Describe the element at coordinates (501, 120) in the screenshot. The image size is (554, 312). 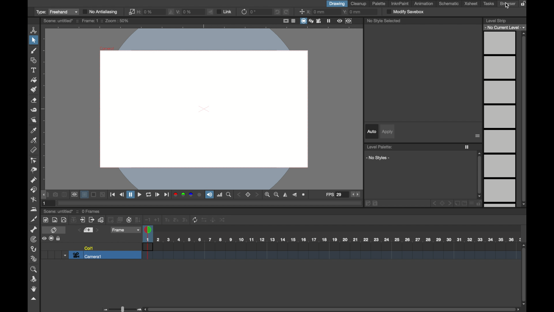
I see `levels` at that location.